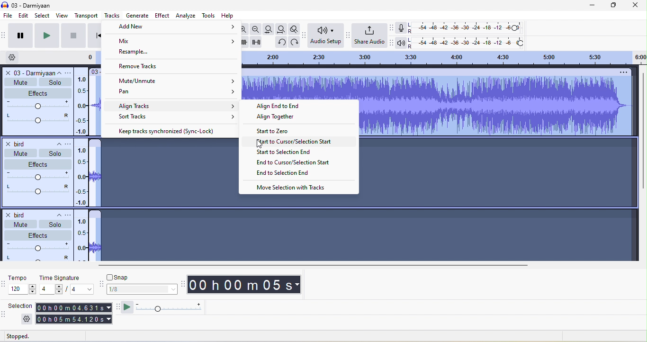 Image resolution: width=647 pixels, height=342 pixels. Describe the element at coordinates (611, 5) in the screenshot. I see `maximize` at that location.